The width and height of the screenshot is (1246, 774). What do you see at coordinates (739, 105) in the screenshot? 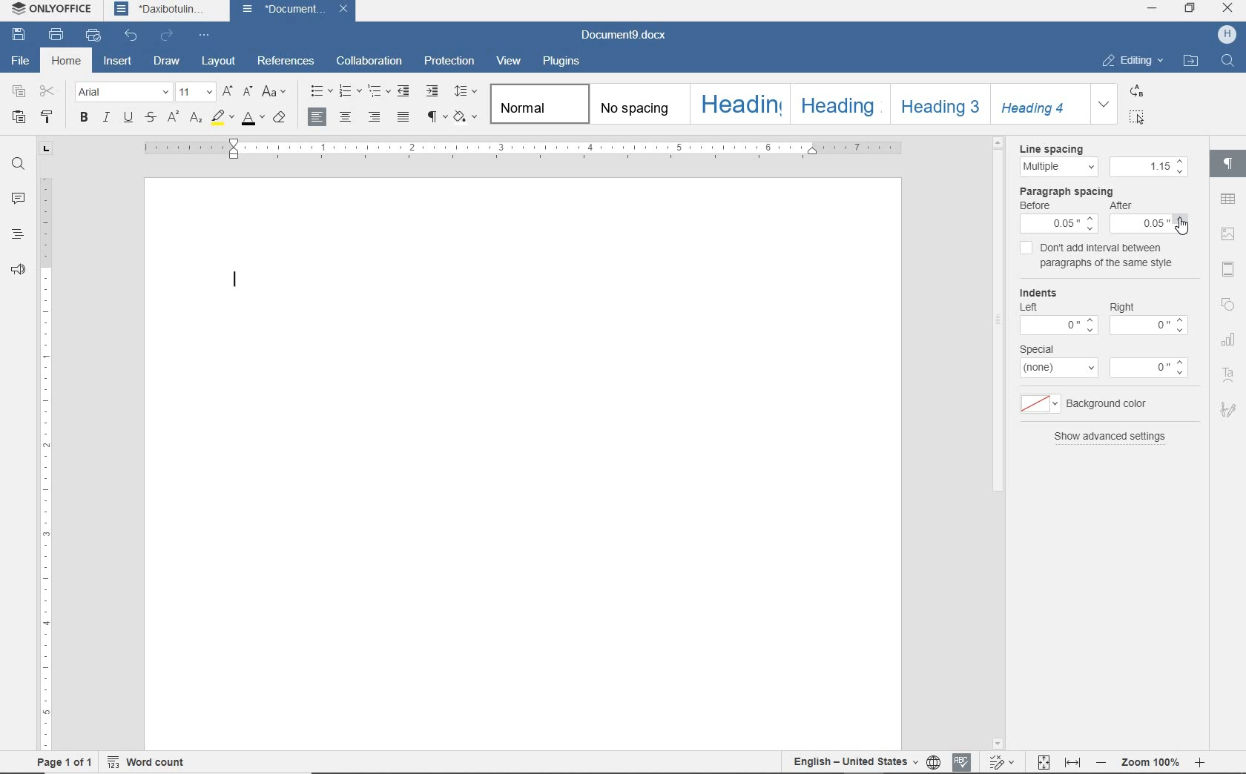
I see `heading 1` at bounding box center [739, 105].